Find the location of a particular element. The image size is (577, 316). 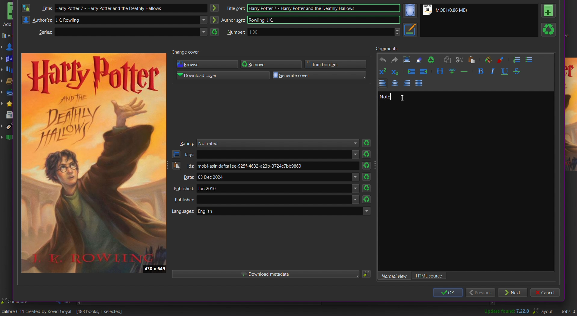

Update is located at coordinates (506, 311).